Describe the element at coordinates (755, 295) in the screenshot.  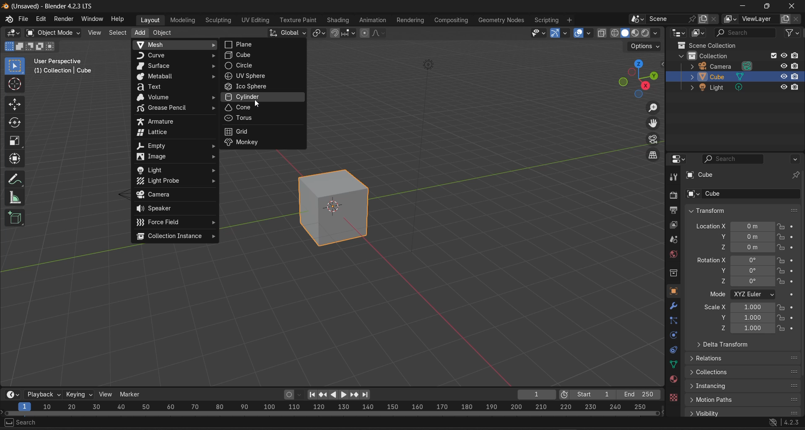
I see `rotation order` at that location.